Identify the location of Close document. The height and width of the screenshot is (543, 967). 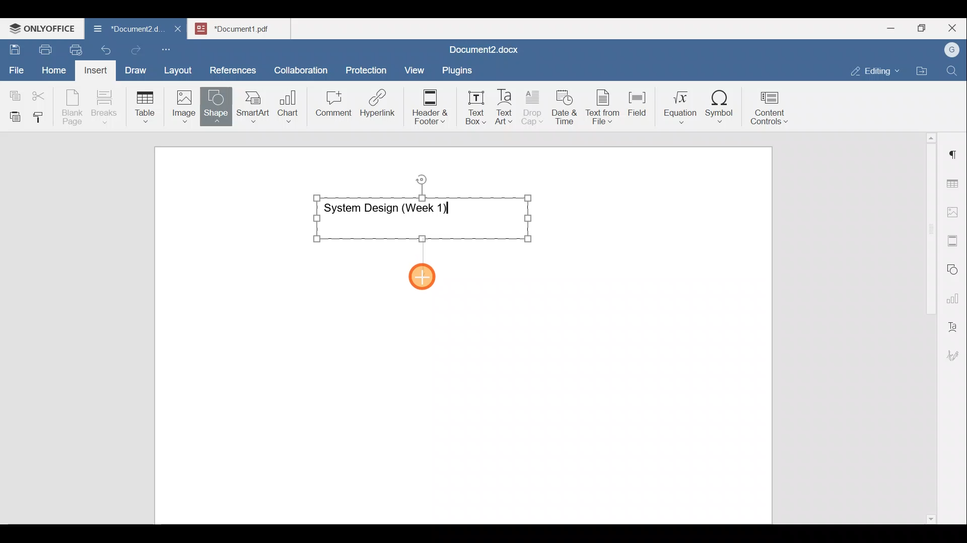
(178, 30).